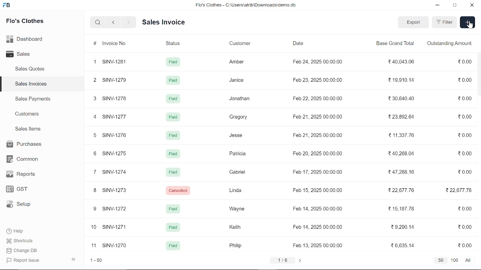  Describe the element at coordinates (114, 22) in the screenshot. I see `previous` at that location.